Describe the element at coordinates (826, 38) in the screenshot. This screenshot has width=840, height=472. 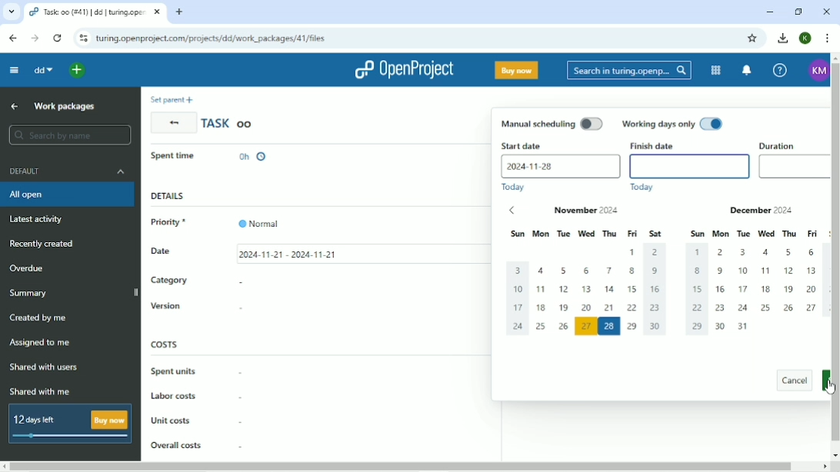
I see `Customize and control google chrome` at that location.